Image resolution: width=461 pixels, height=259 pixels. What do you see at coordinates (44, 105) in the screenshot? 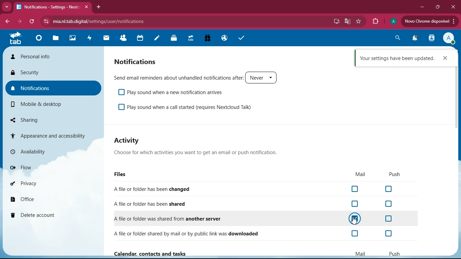
I see `mobile` at bounding box center [44, 105].